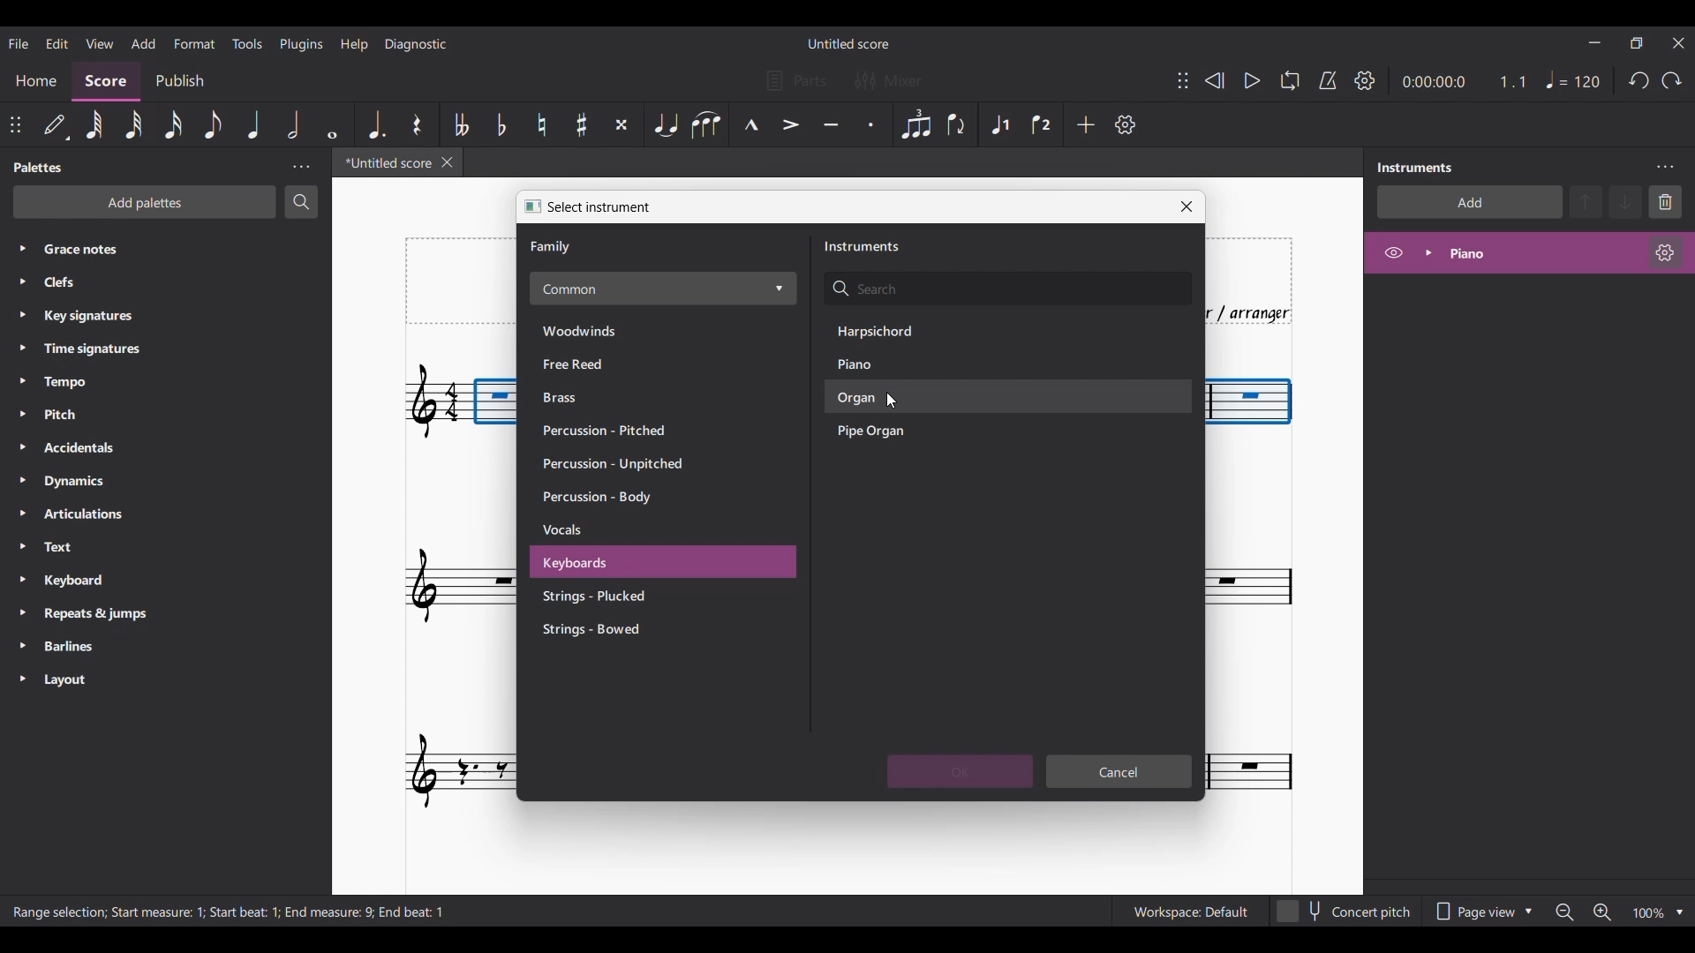  What do you see at coordinates (383, 162) in the screenshot?
I see `Current tab` at bounding box center [383, 162].